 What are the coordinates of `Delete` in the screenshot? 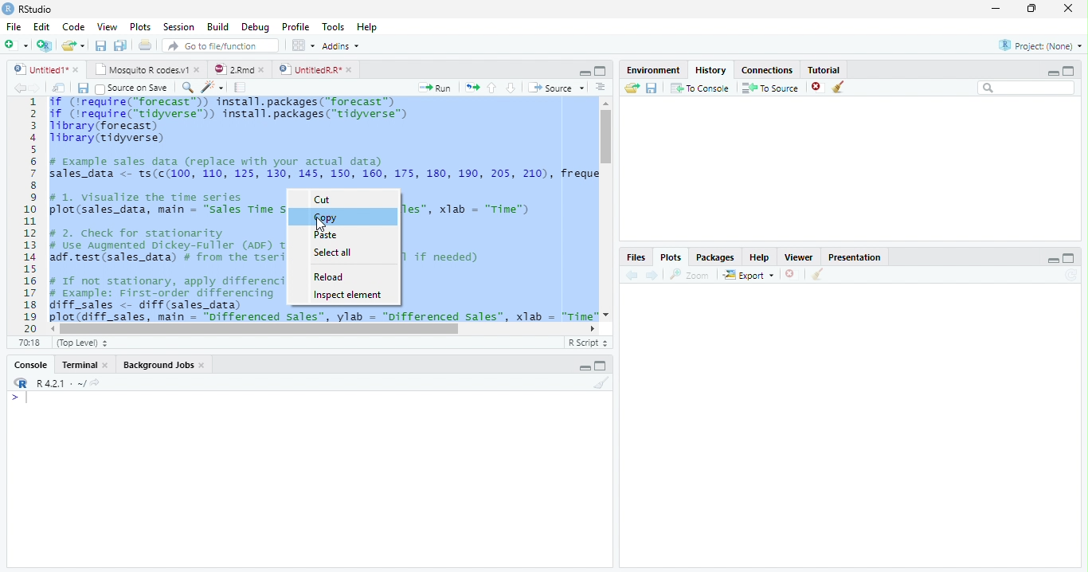 It's located at (816, 85).